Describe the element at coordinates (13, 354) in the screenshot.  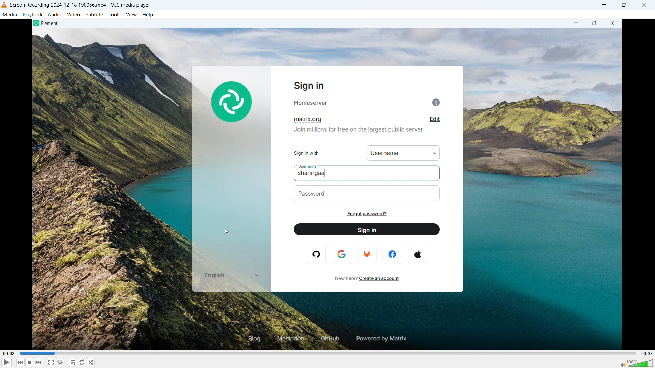
I see `00:02` at that location.